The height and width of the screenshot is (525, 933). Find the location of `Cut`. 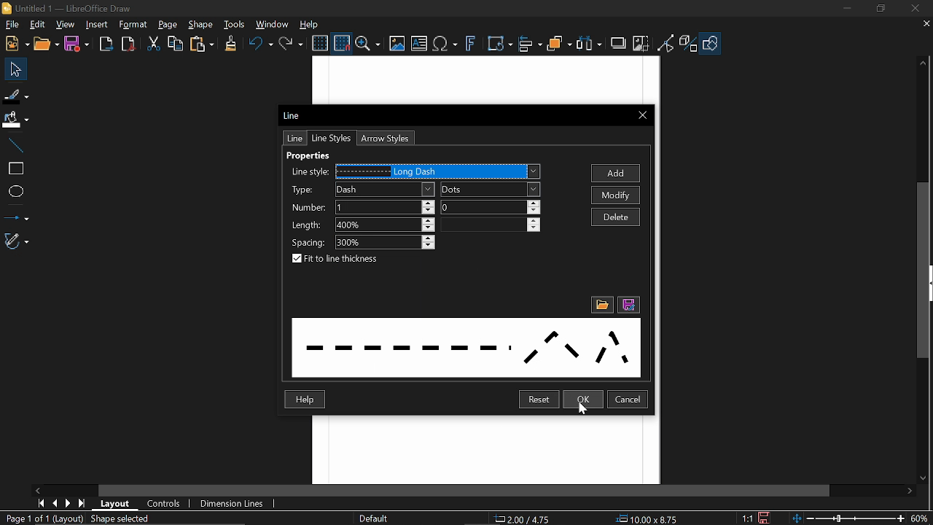

Cut is located at coordinates (155, 44).